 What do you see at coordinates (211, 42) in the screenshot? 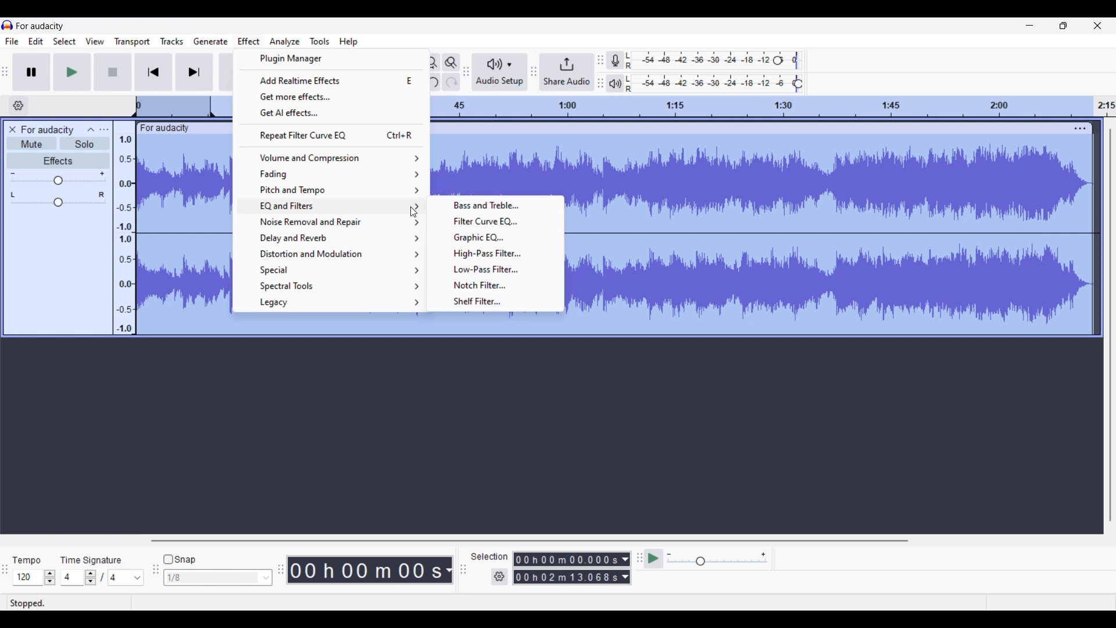
I see `Generate menu` at bounding box center [211, 42].